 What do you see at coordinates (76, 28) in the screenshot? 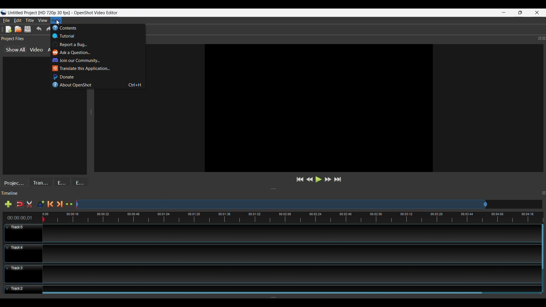
I see `Content` at bounding box center [76, 28].